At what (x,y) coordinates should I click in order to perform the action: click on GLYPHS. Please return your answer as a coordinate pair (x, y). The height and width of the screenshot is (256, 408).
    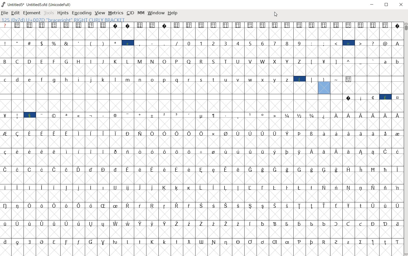
    Looking at the image, I should click on (159, 139).